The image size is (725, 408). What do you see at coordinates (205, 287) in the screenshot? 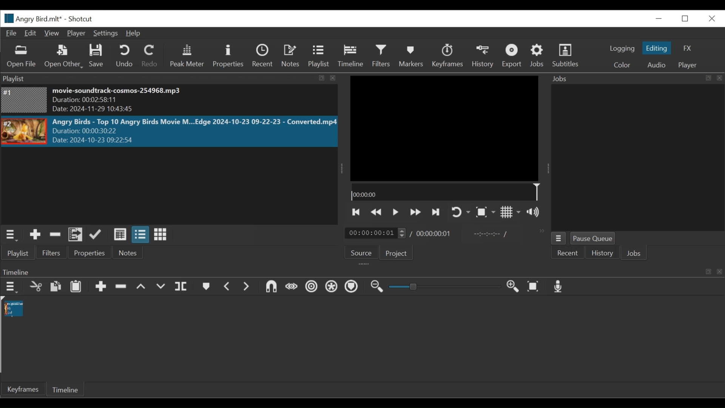
I see `Markers` at bounding box center [205, 287].